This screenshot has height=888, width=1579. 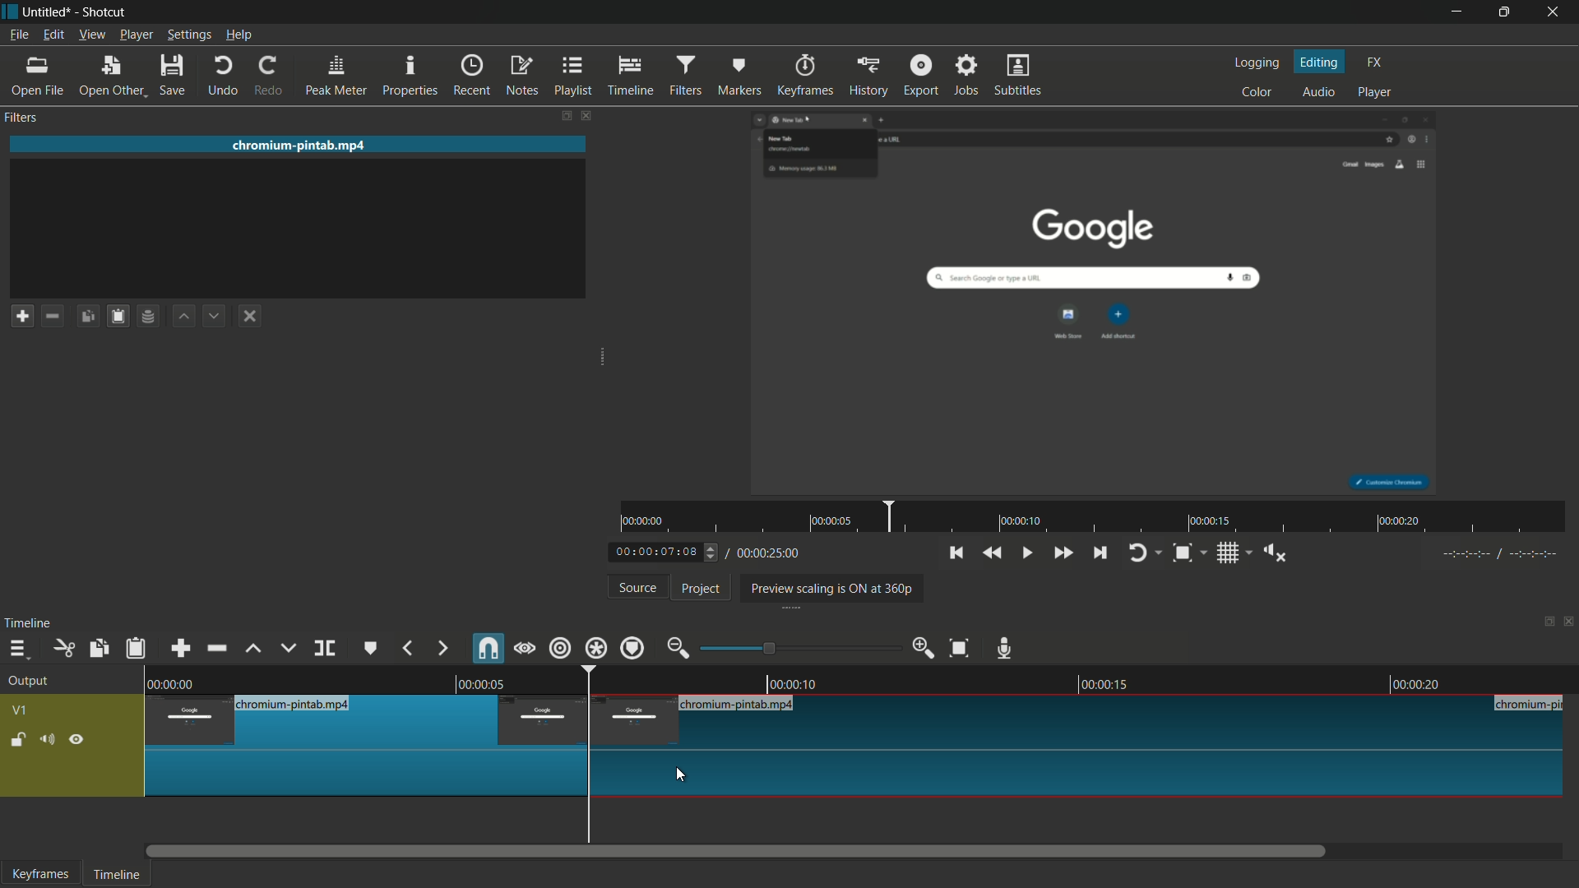 What do you see at coordinates (559, 648) in the screenshot?
I see `ripple` at bounding box center [559, 648].